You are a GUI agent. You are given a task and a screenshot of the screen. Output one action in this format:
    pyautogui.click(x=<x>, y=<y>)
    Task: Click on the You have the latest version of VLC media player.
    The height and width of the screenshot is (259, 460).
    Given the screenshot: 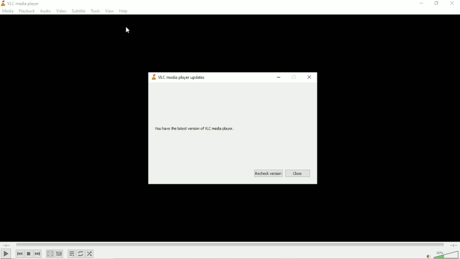 What is the action you would take?
    pyautogui.click(x=194, y=128)
    